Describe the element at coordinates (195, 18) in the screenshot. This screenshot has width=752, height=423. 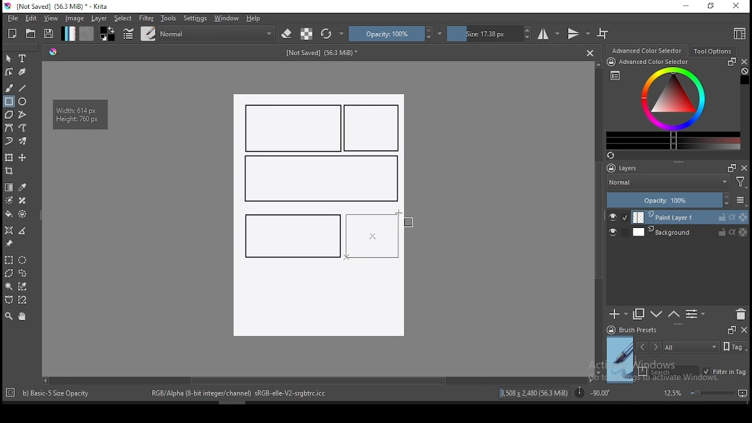
I see `settings` at that location.